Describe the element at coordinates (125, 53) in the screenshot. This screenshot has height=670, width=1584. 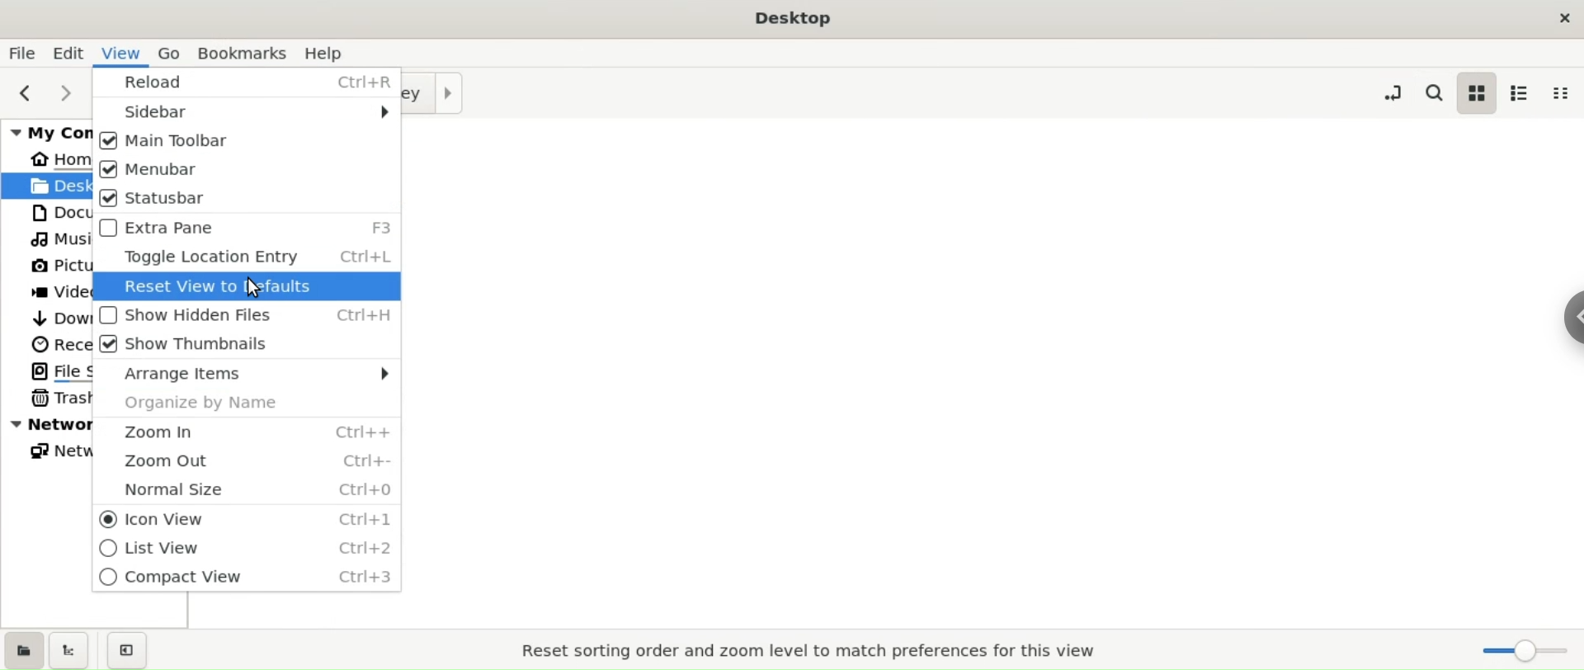
I see `view` at that location.